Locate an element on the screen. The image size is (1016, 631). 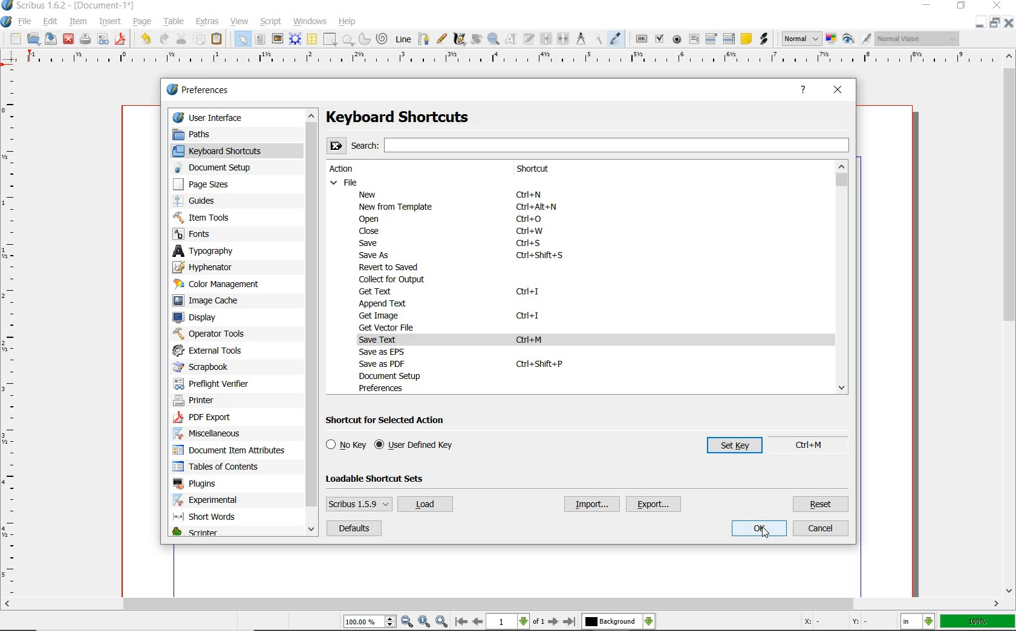
file is located at coordinates (345, 182).